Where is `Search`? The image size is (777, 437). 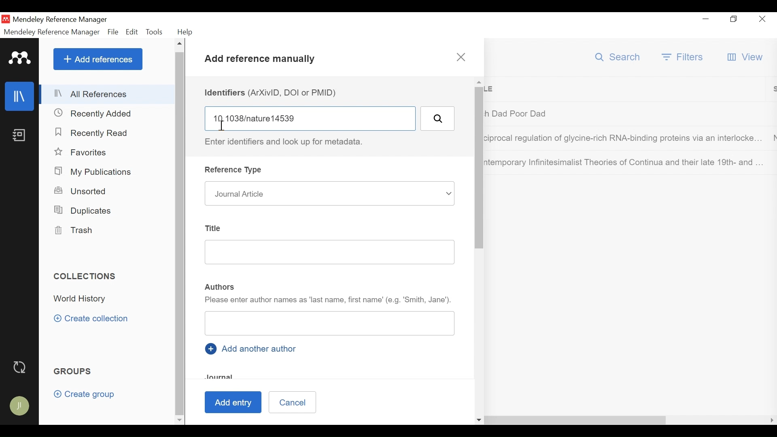 Search is located at coordinates (437, 118).